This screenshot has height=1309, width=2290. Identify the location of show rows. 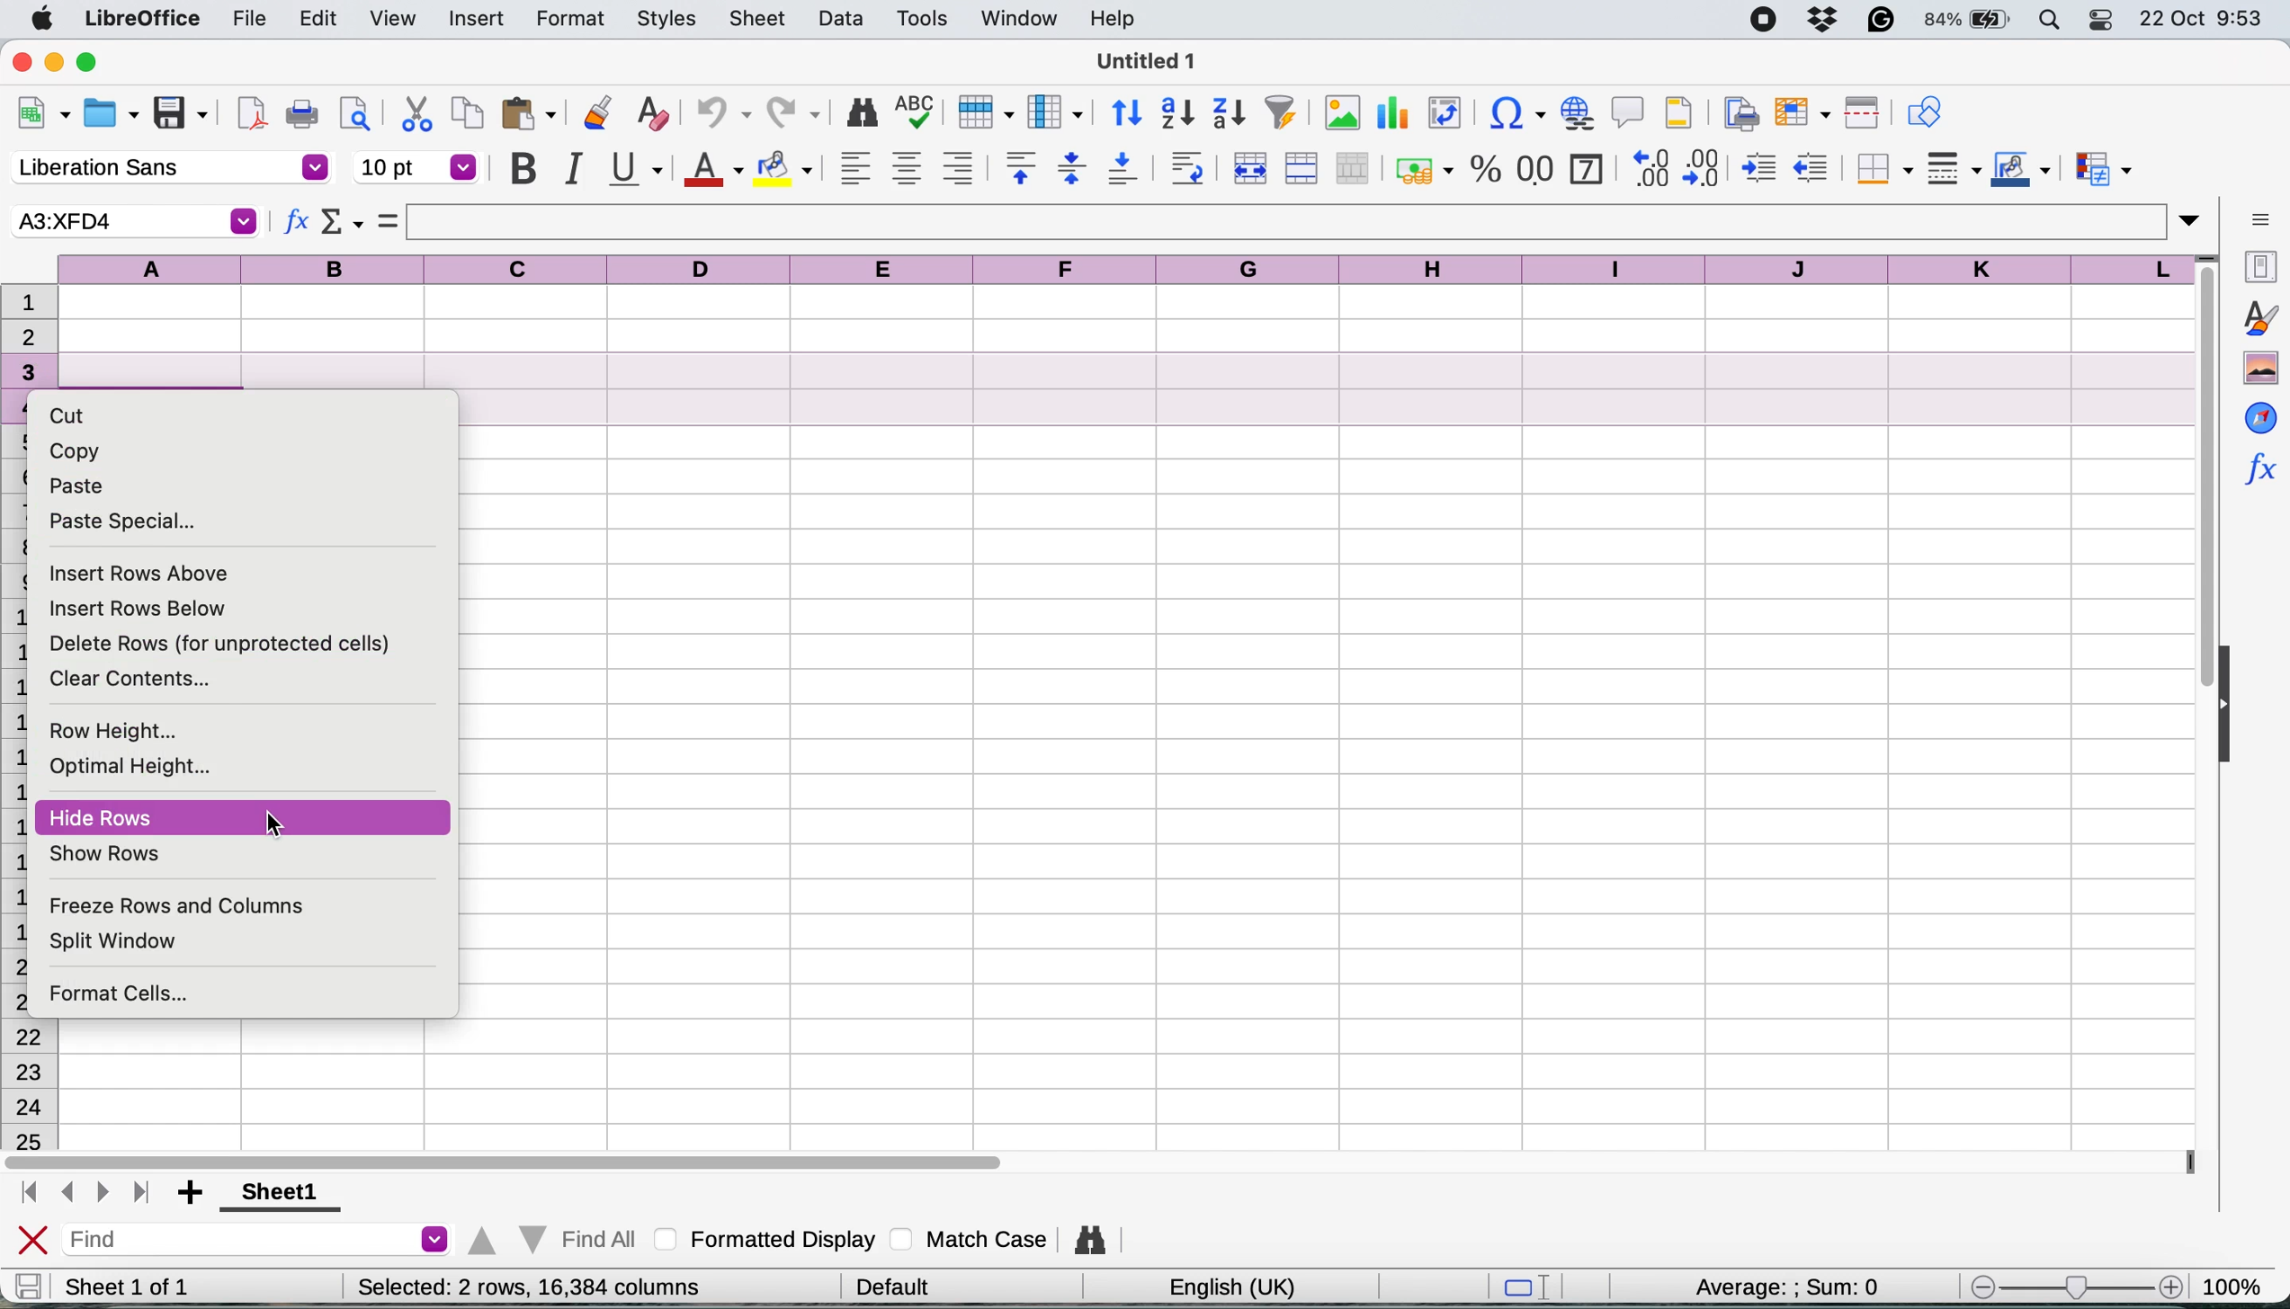
(105, 854).